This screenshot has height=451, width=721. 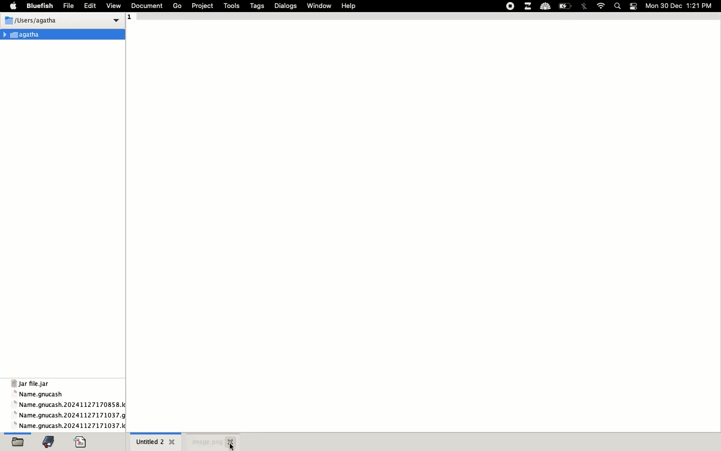 I want to click on tools, so click(x=233, y=6).